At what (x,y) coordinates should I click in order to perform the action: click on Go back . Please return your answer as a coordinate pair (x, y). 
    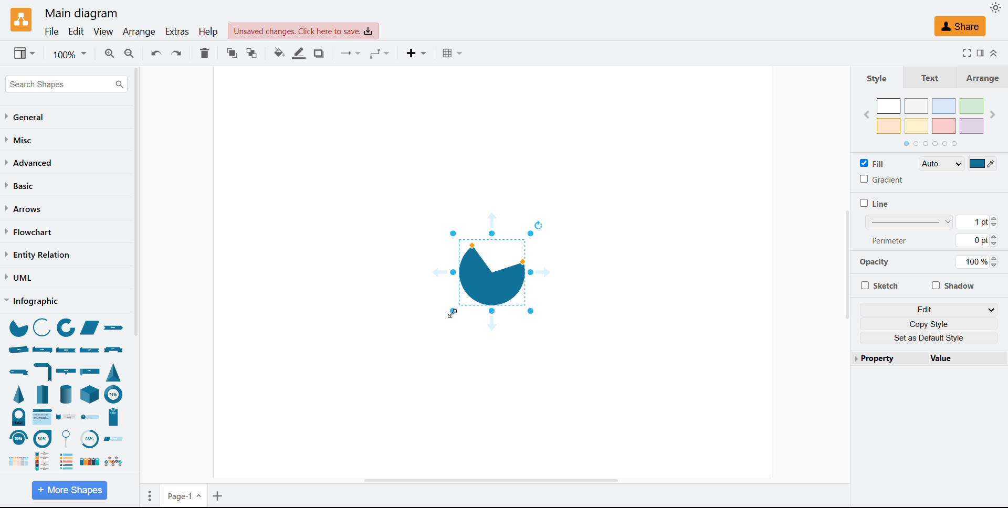
    Looking at the image, I should click on (866, 115).